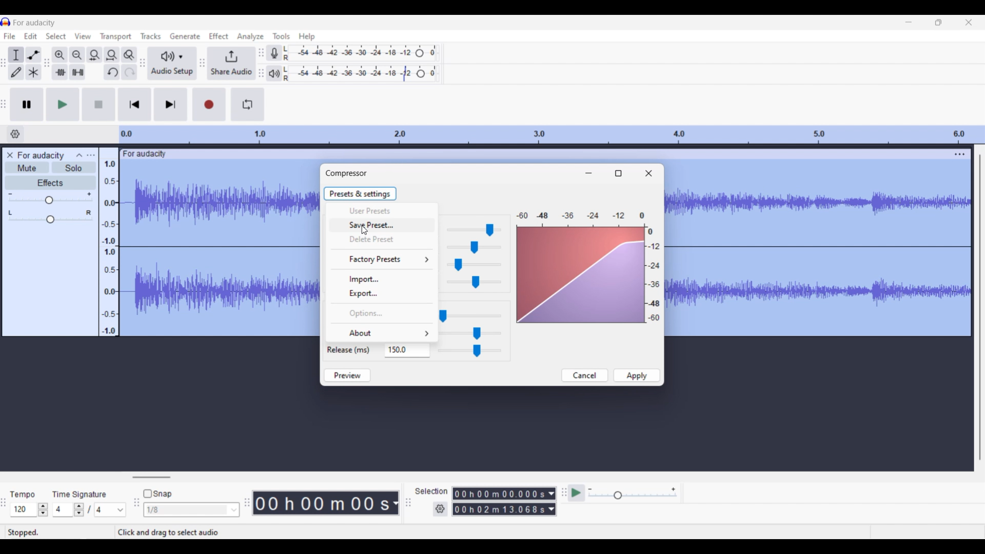 This screenshot has width=985, height=554. I want to click on Zoom toggle, so click(129, 54).